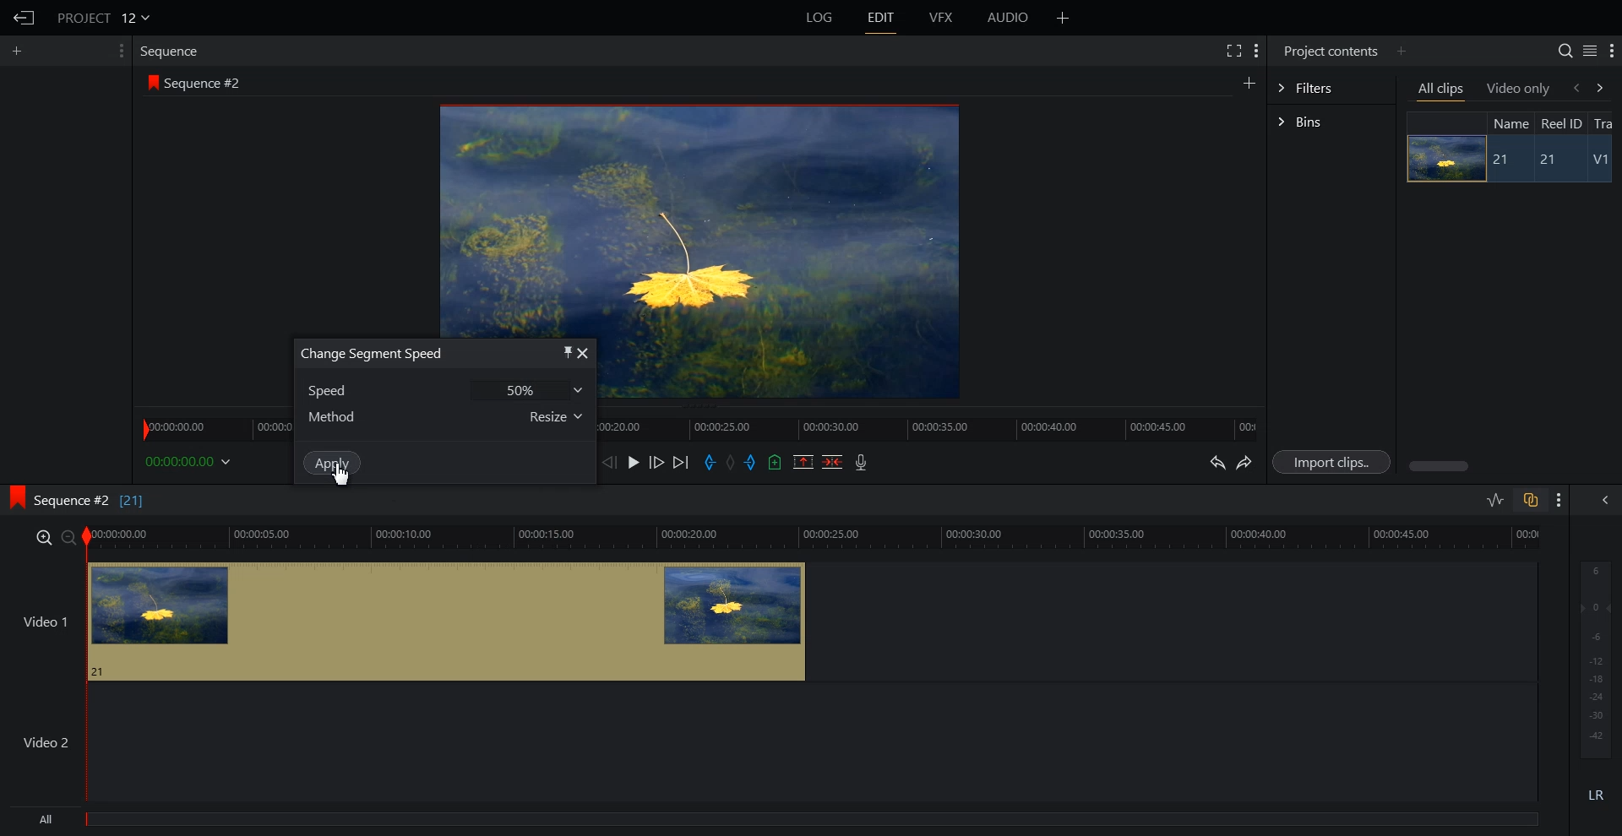 This screenshot has height=836, width=1622. What do you see at coordinates (1215, 463) in the screenshot?
I see `Undo` at bounding box center [1215, 463].